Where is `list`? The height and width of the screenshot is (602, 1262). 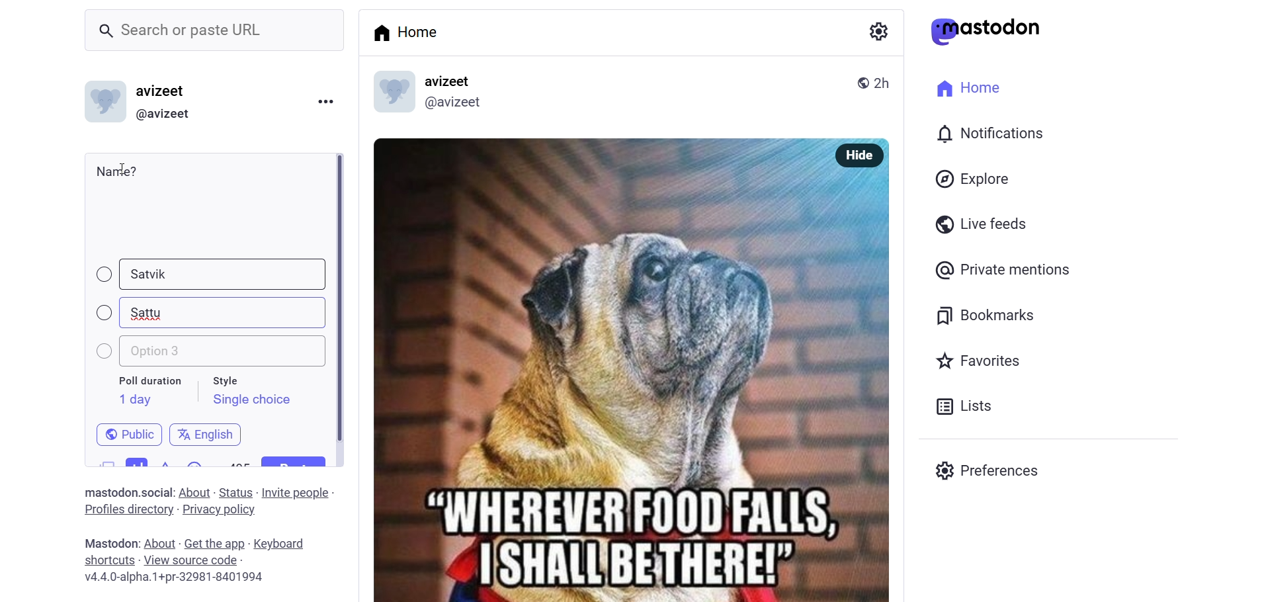
list is located at coordinates (960, 406).